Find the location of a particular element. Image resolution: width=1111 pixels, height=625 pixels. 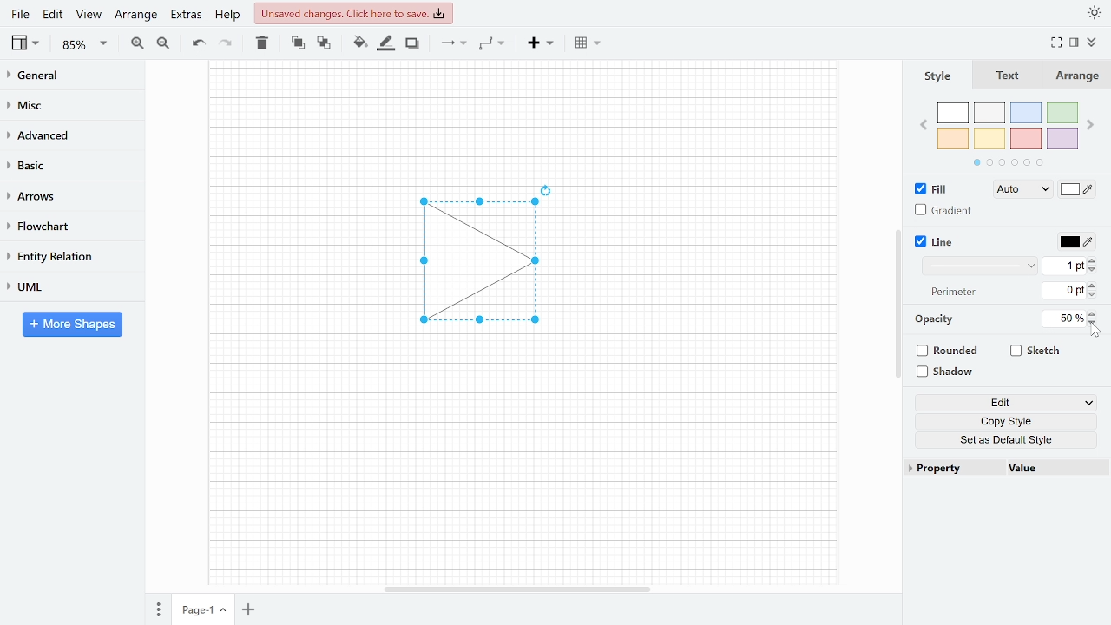

Extras is located at coordinates (184, 14).